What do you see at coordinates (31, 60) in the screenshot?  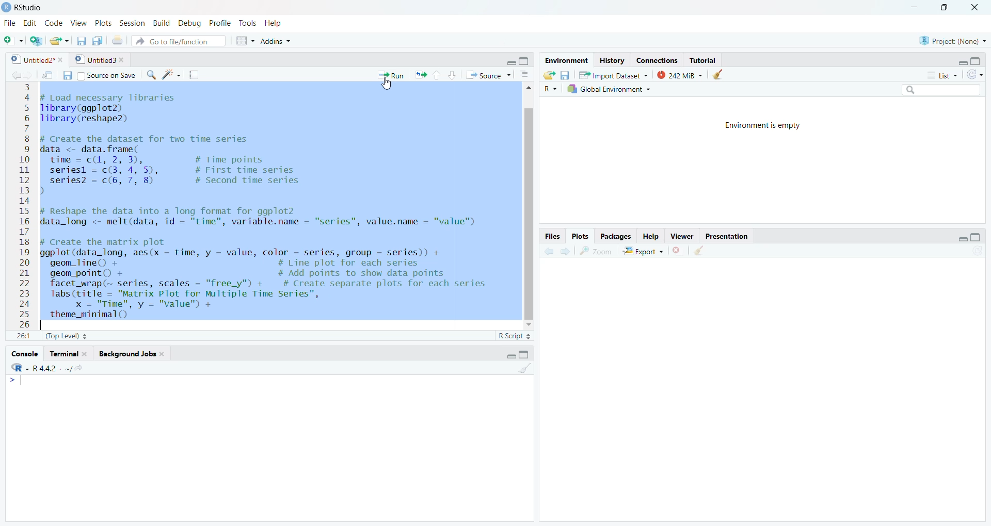 I see `0 | Untitled2*` at bounding box center [31, 60].